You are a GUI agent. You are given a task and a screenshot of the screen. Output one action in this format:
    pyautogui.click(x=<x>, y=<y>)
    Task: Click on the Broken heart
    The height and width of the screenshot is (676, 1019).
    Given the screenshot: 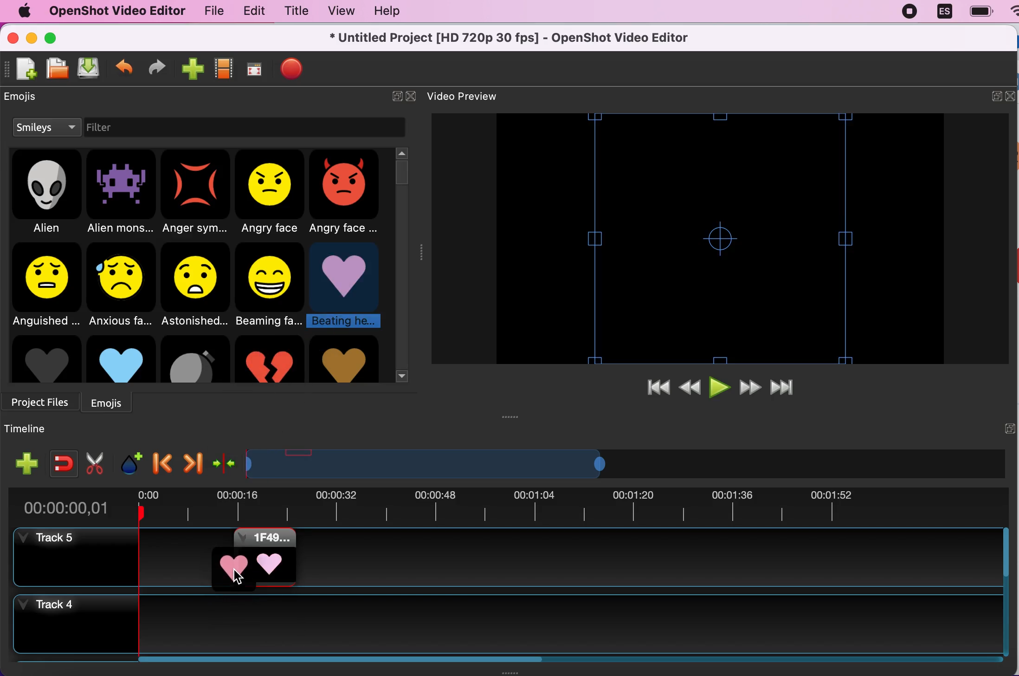 What is the action you would take?
    pyautogui.click(x=269, y=359)
    